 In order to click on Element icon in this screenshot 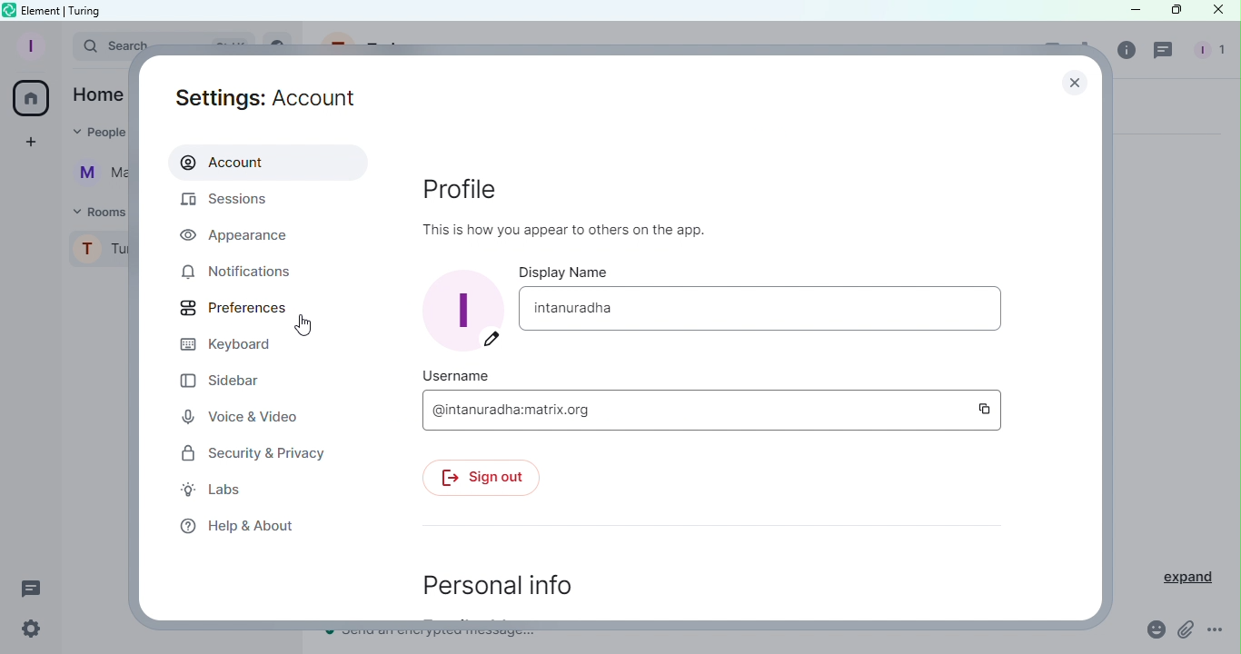, I will do `click(8, 10)`.